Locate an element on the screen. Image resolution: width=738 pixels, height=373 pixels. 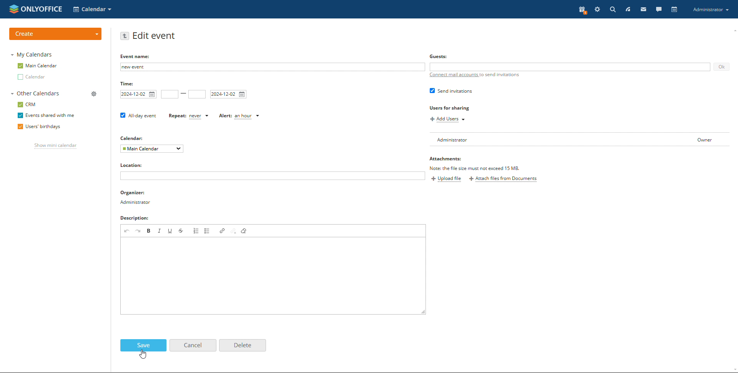
other calendars is located at coordinates (35, 93).